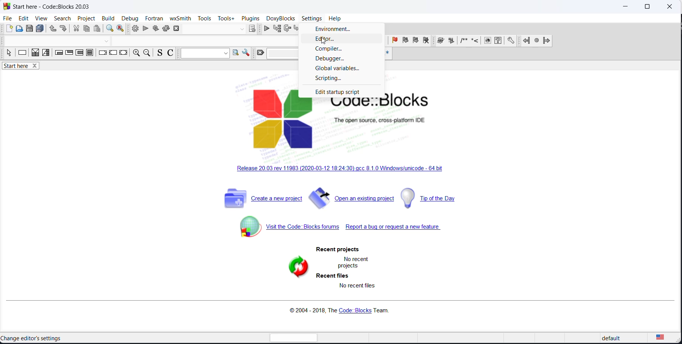 This screenshot has width=682, height=344. Describe the element at coordinates (353, 198) in the screenshot. I see `open existing project` at that location.